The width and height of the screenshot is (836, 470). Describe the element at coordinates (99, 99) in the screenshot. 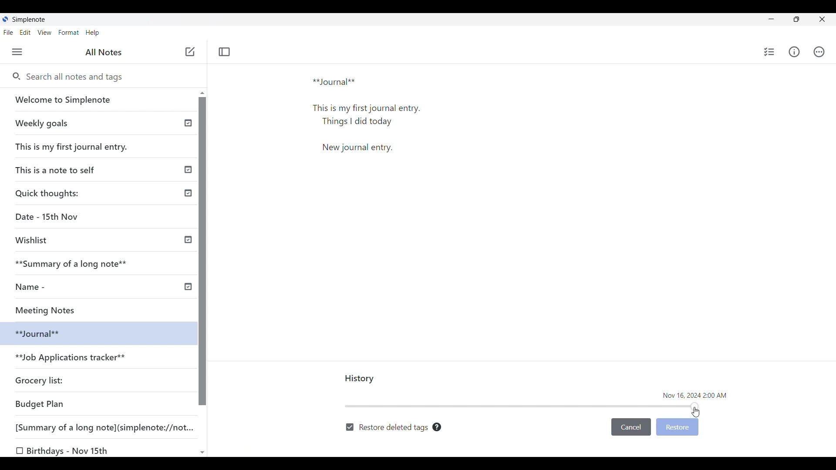

I see `Welcome note by SimpleNote` at that location.